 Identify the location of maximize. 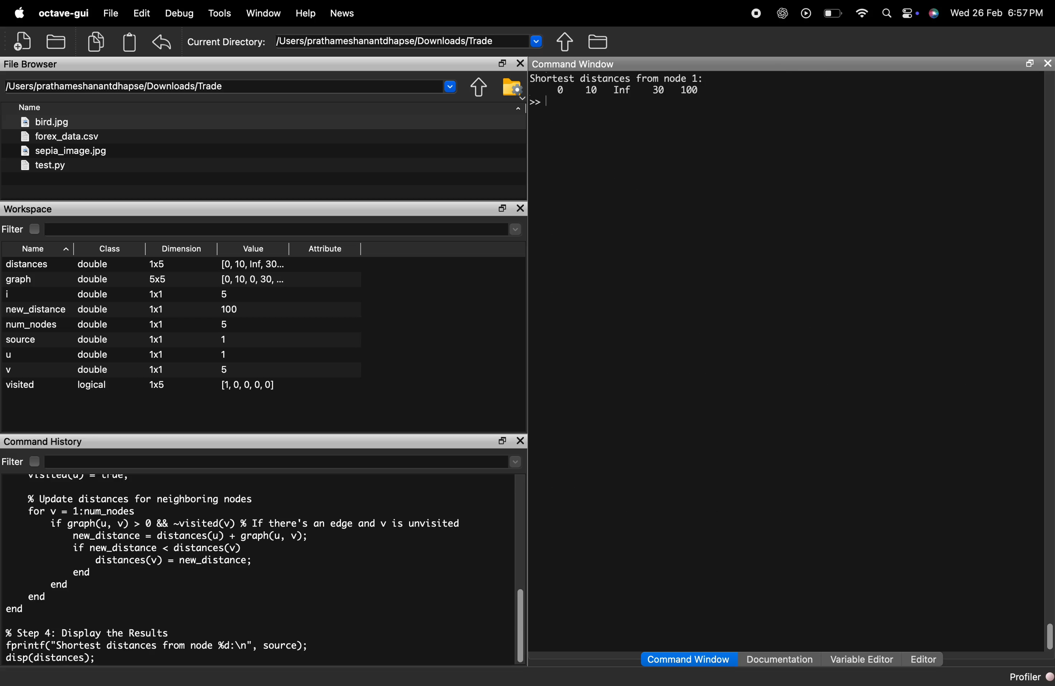
(1030, 63).